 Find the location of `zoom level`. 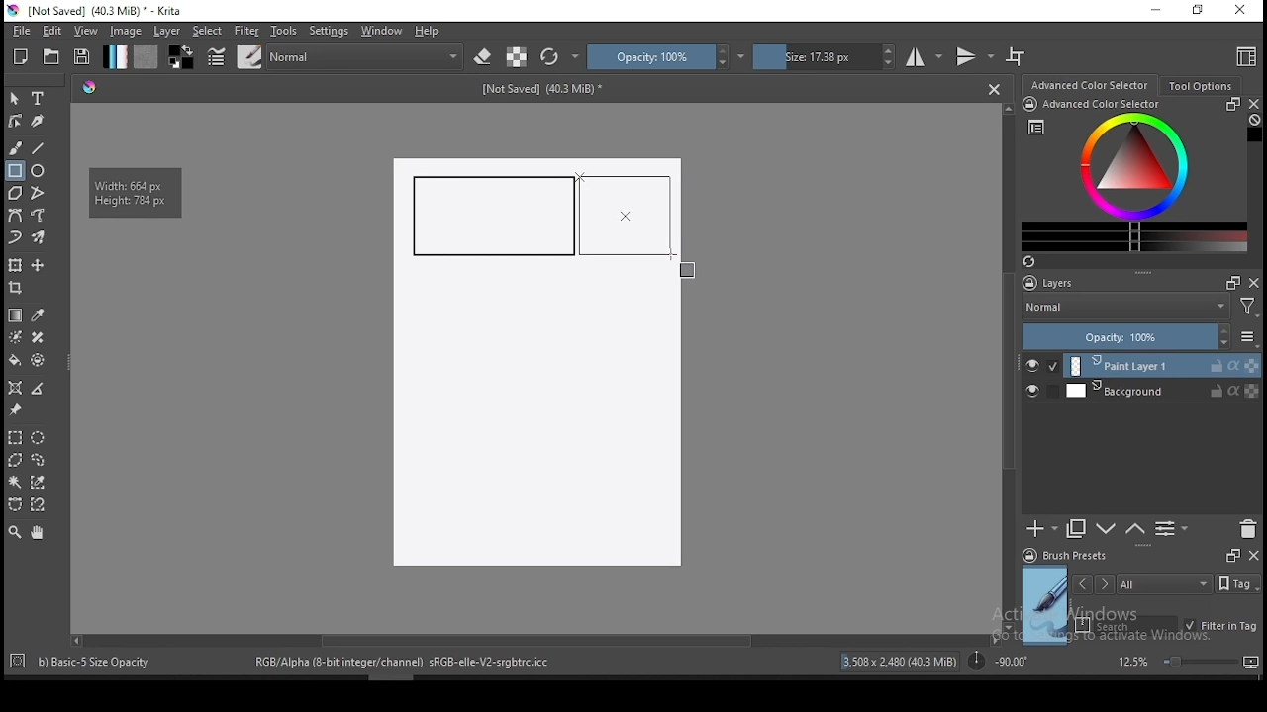

zoom level is located at coordinates (1188, 661).